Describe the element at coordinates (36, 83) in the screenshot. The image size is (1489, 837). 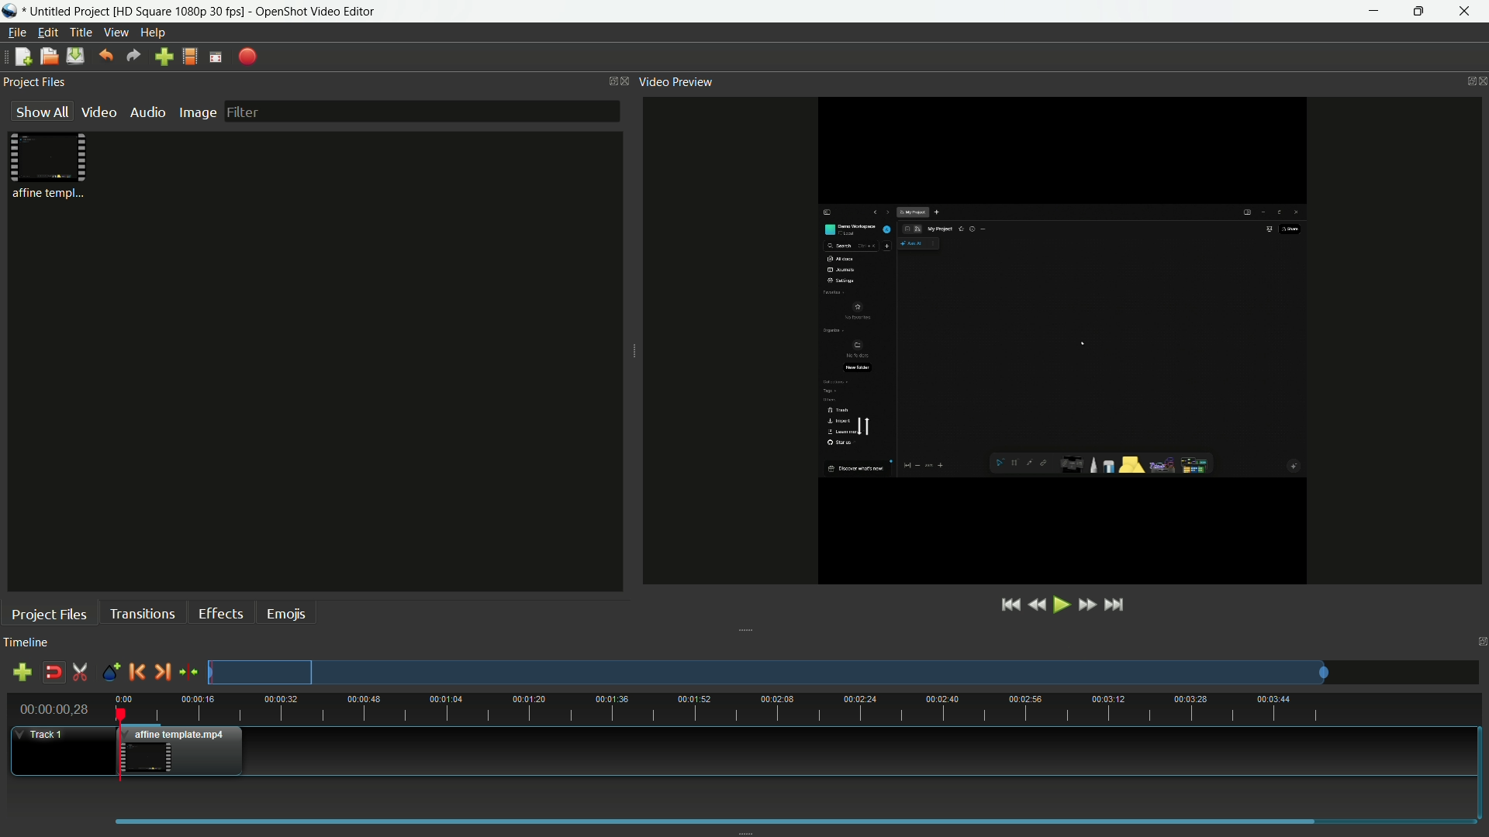
I see `project files` at that location.